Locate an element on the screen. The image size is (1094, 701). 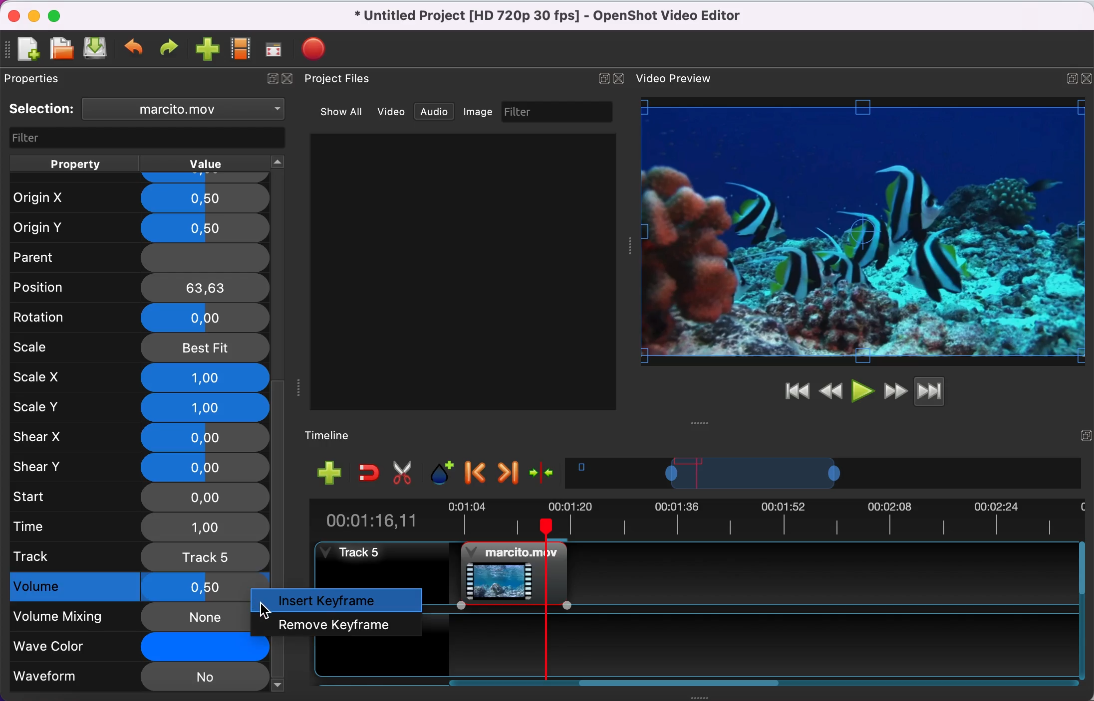
import file is located at coordinates (207, 50).